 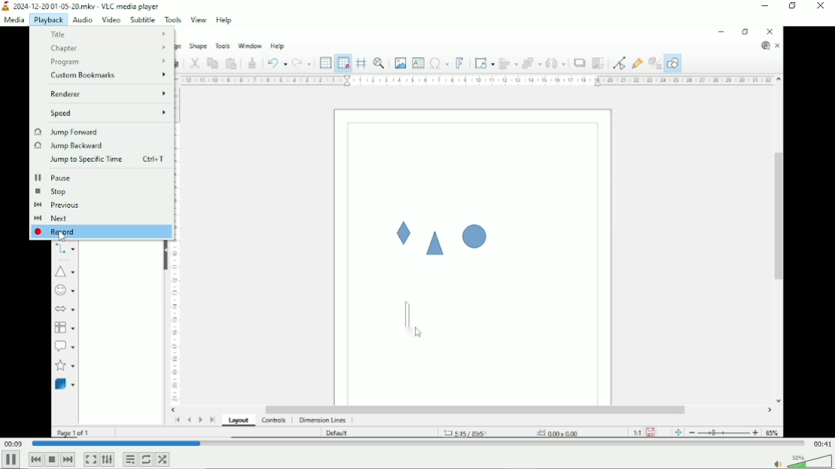 I want to click on Subtitle, so click(x=142, y=19).